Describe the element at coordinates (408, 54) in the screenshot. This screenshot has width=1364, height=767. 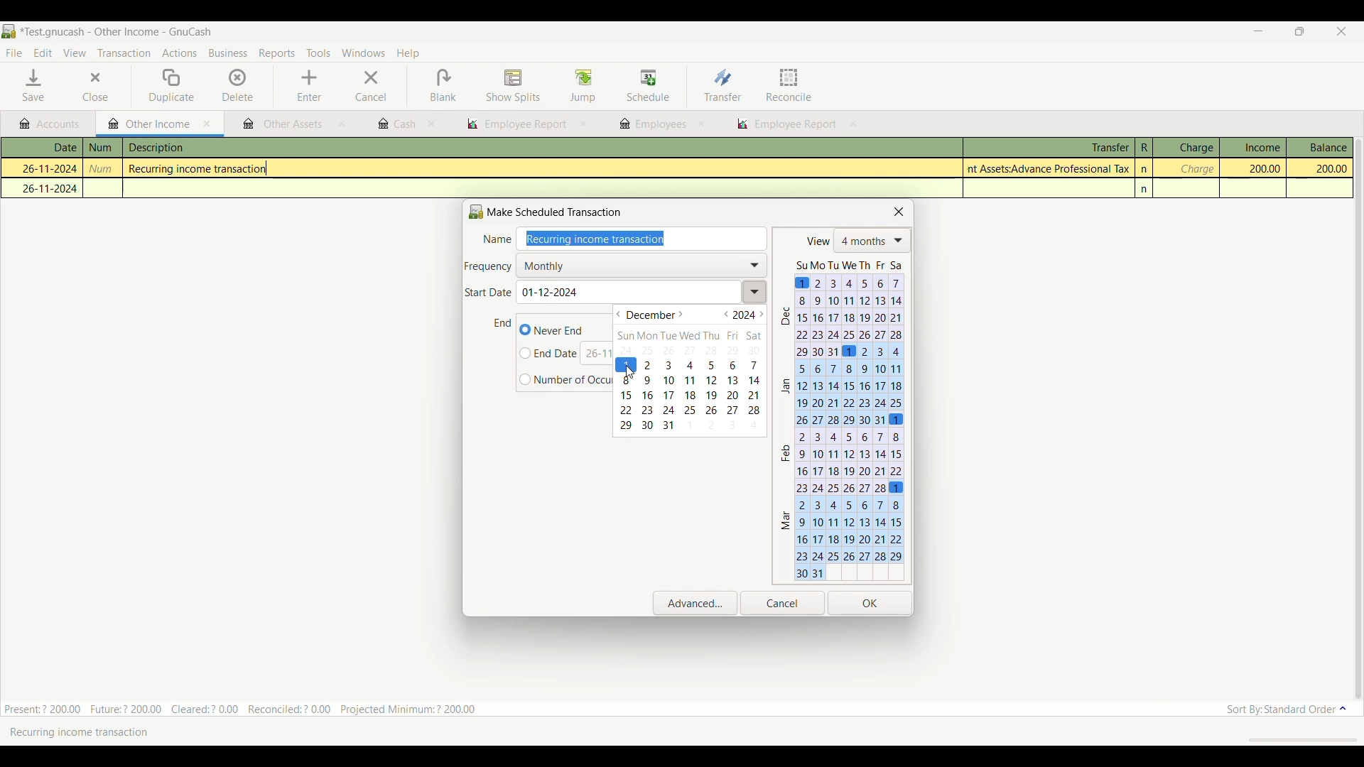
I see `Help menu` at that location.